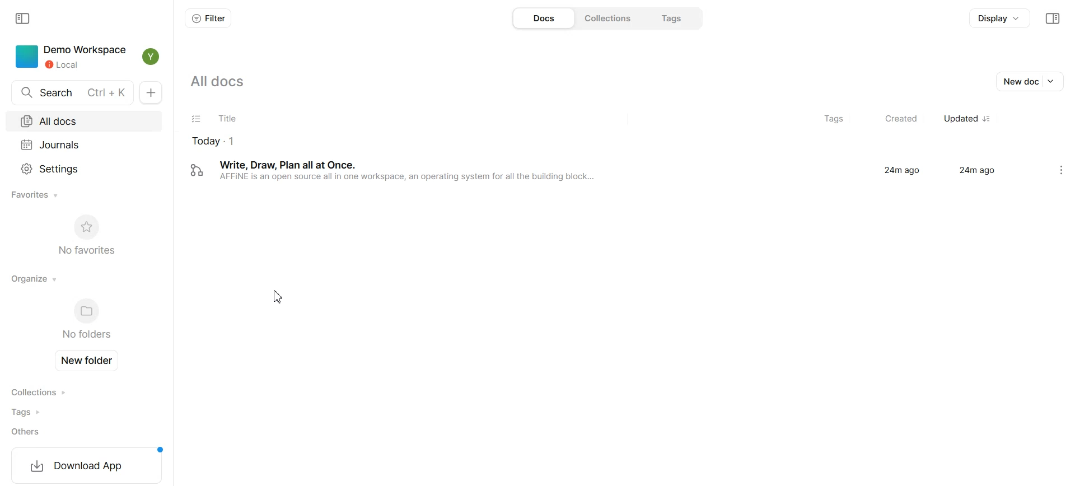  Describe the element at coordinates (965, 119) in the screenshot. I see `Updated` at that location.